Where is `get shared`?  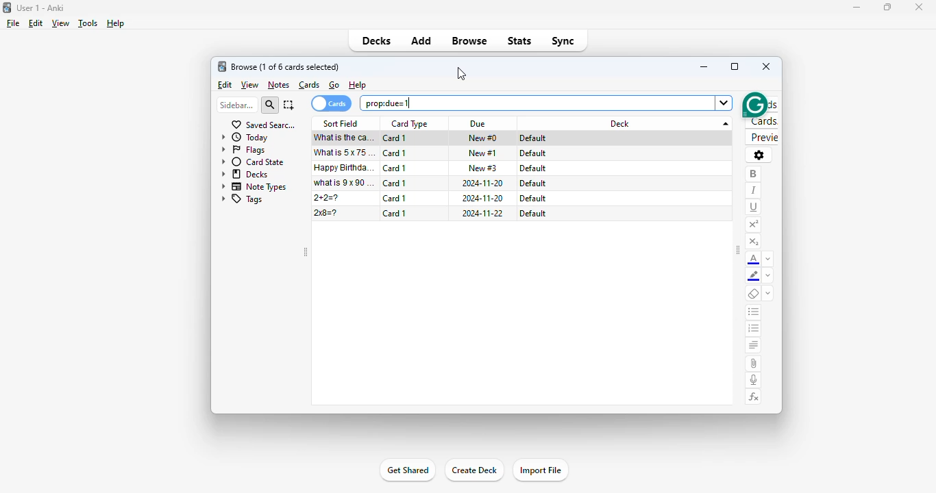 get shared is located at coordinates (407, 470).